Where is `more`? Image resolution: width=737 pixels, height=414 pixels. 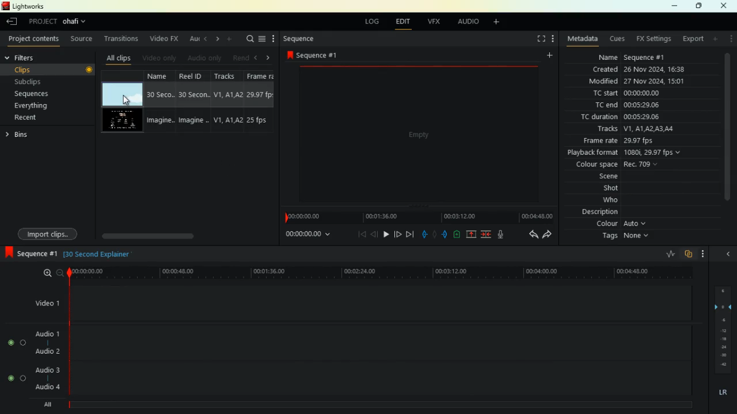 more is located at coordinates (729, 40).